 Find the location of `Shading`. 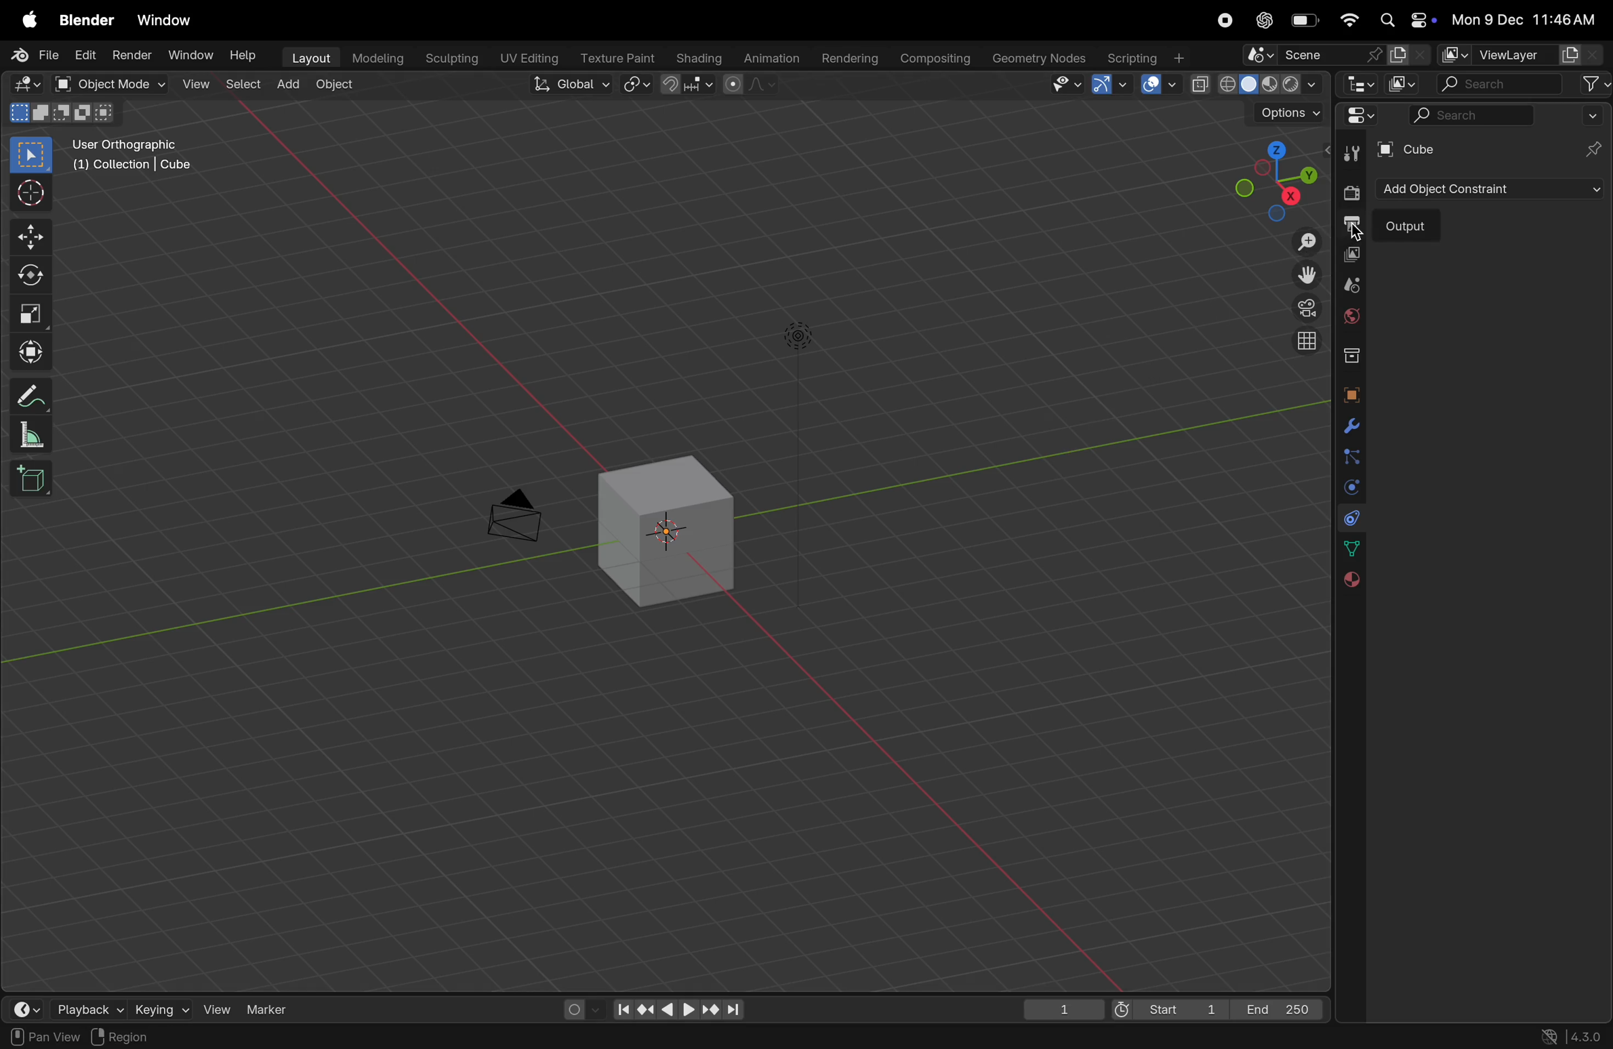

Shading is located at coordinates (701, 56).